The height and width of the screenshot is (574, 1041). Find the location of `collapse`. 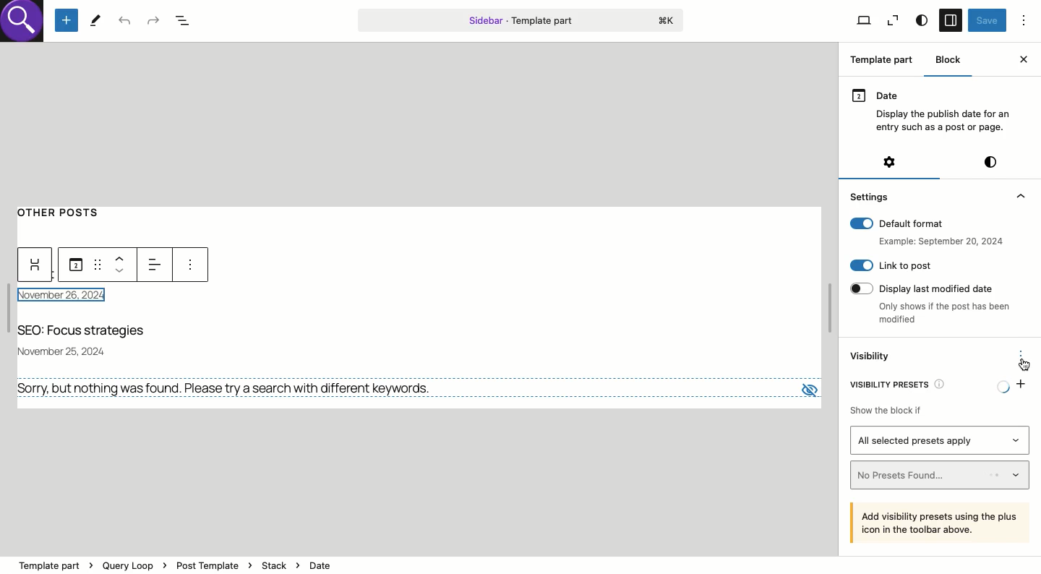

collapse is located at coordinates (1019, 196).